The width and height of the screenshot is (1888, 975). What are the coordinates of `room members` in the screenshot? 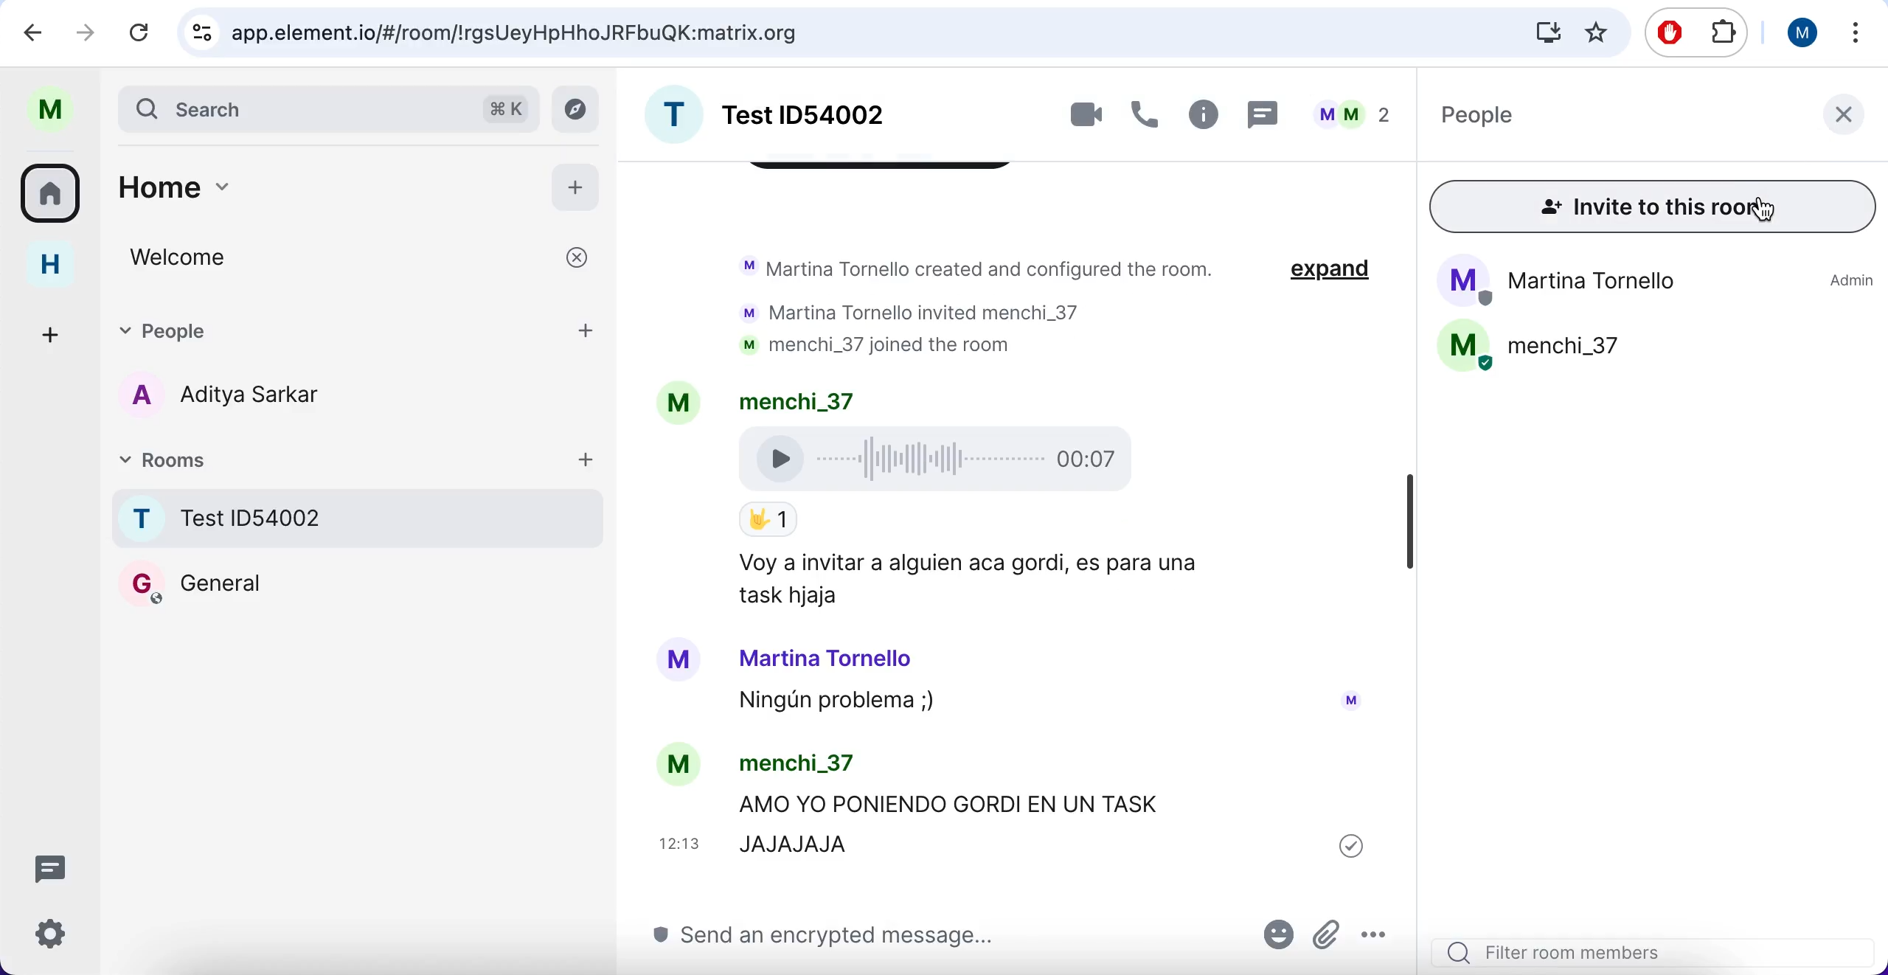 It's located at (1659, 322).